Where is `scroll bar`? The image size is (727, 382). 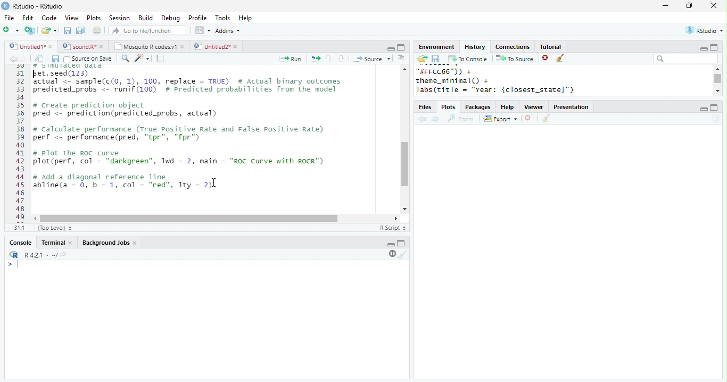
scroll bar is located at coordinates (405, 164).